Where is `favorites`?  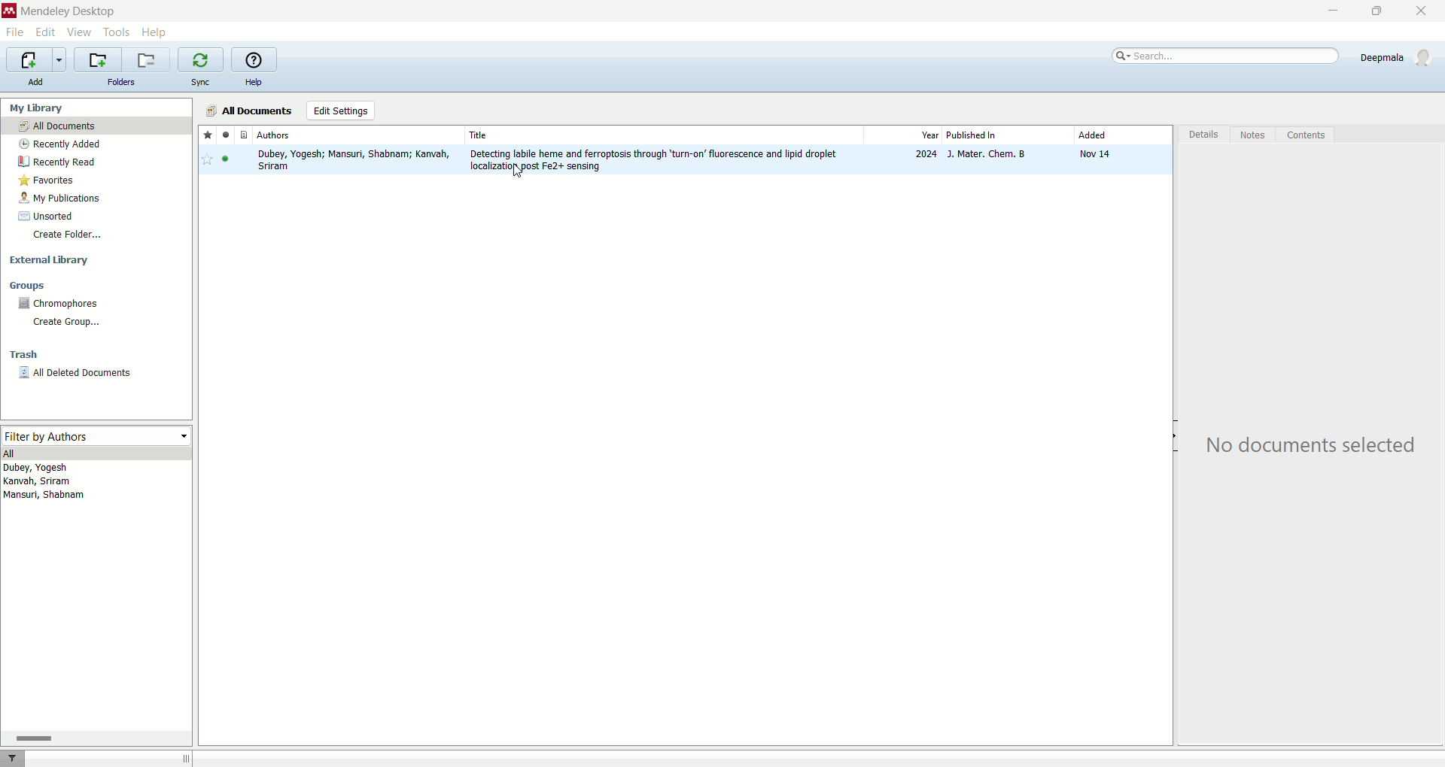
favorites is located at coordinates (47, 181).